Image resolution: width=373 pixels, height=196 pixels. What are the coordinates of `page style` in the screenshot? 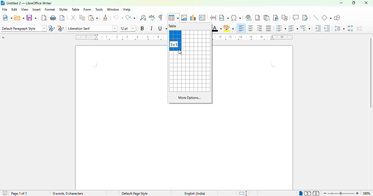 It's located at (135, 193).